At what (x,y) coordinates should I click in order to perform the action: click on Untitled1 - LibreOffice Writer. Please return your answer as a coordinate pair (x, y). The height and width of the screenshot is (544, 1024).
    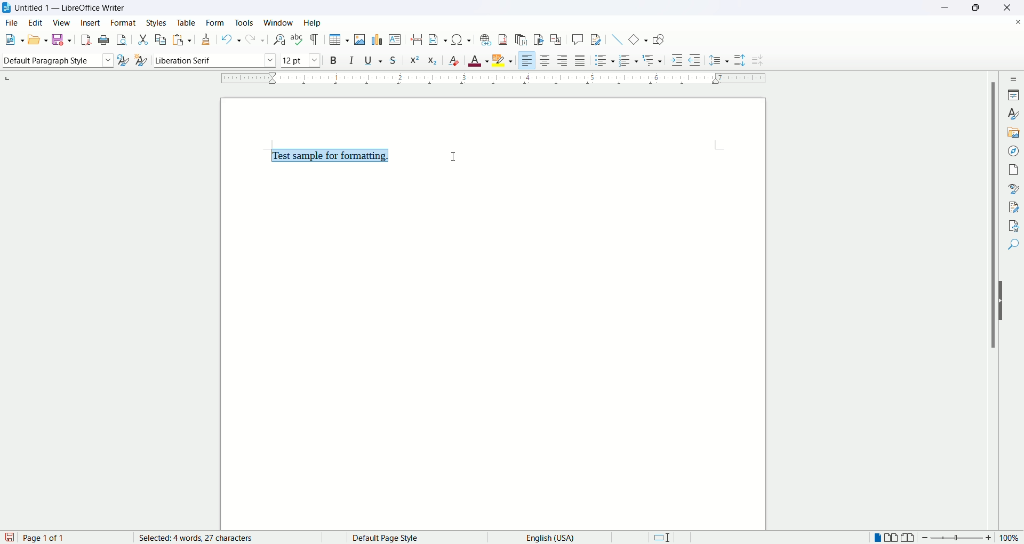
    Looking at the image, I should click on (71, 7).